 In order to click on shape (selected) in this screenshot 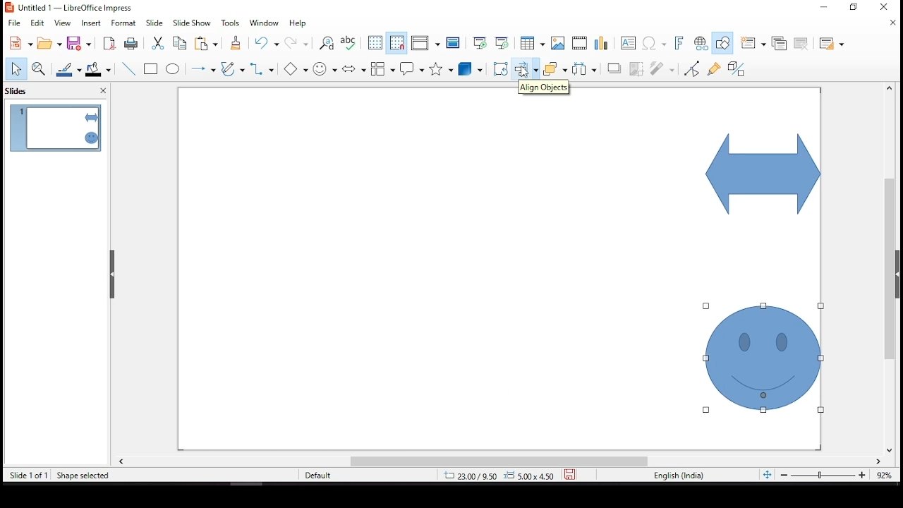, I will do `click(761, 357)`.